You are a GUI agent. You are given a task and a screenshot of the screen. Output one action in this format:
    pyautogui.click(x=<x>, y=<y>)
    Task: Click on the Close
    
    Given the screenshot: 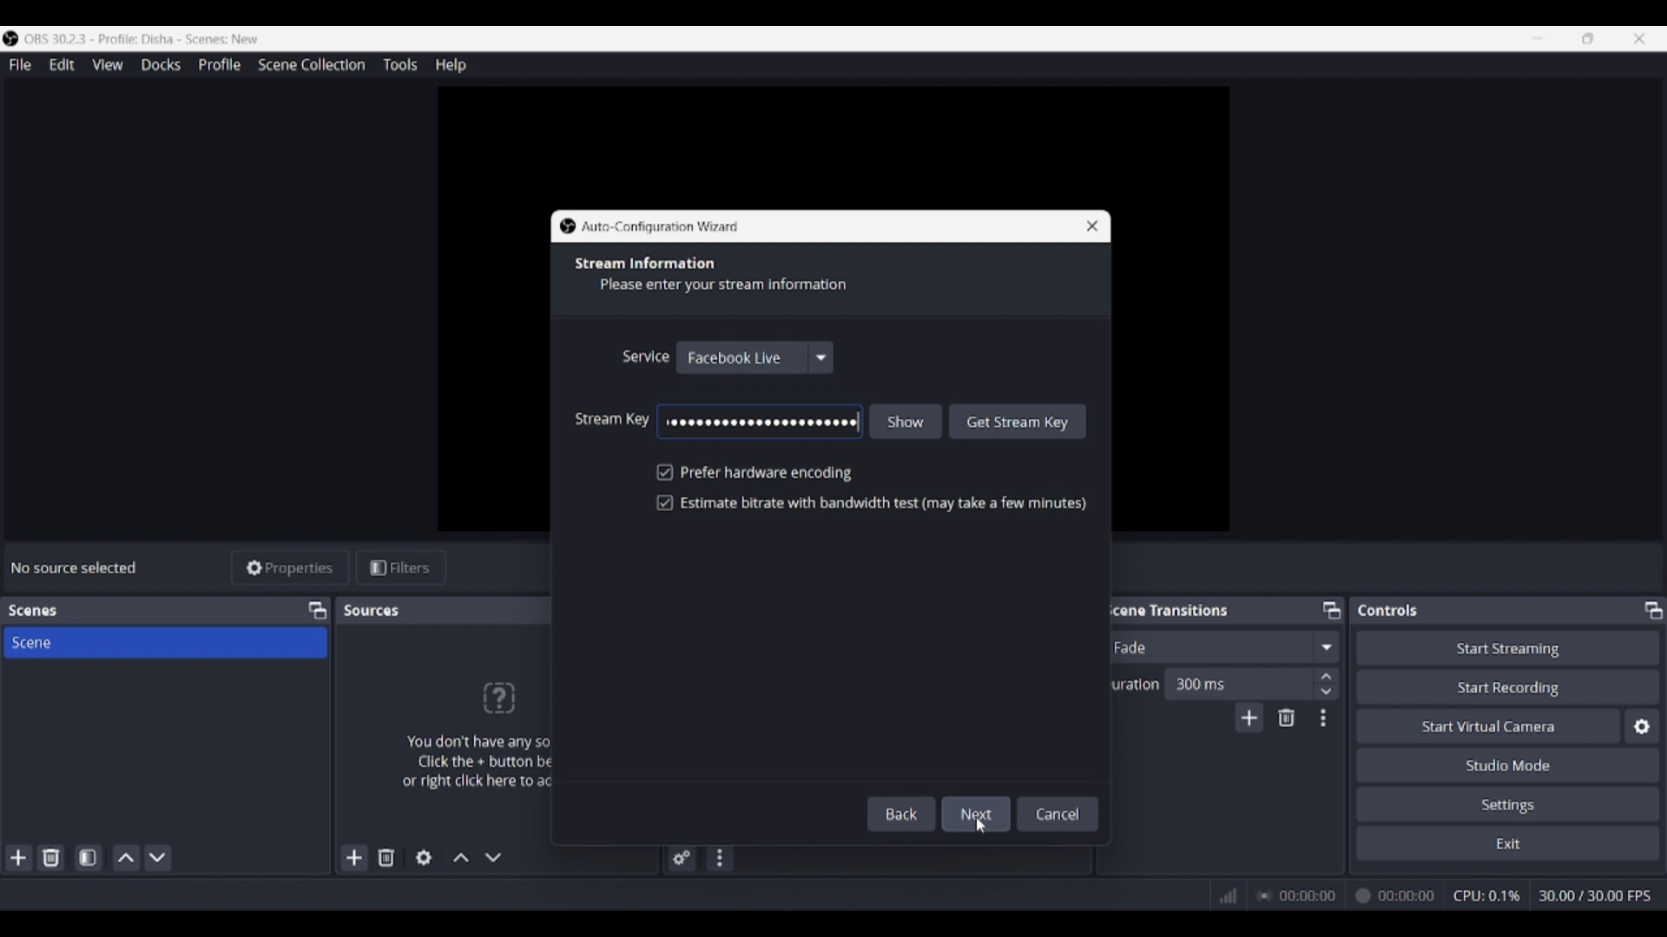 What is the action you would take?
    pyautogui.click(x=1085, y=225)
    